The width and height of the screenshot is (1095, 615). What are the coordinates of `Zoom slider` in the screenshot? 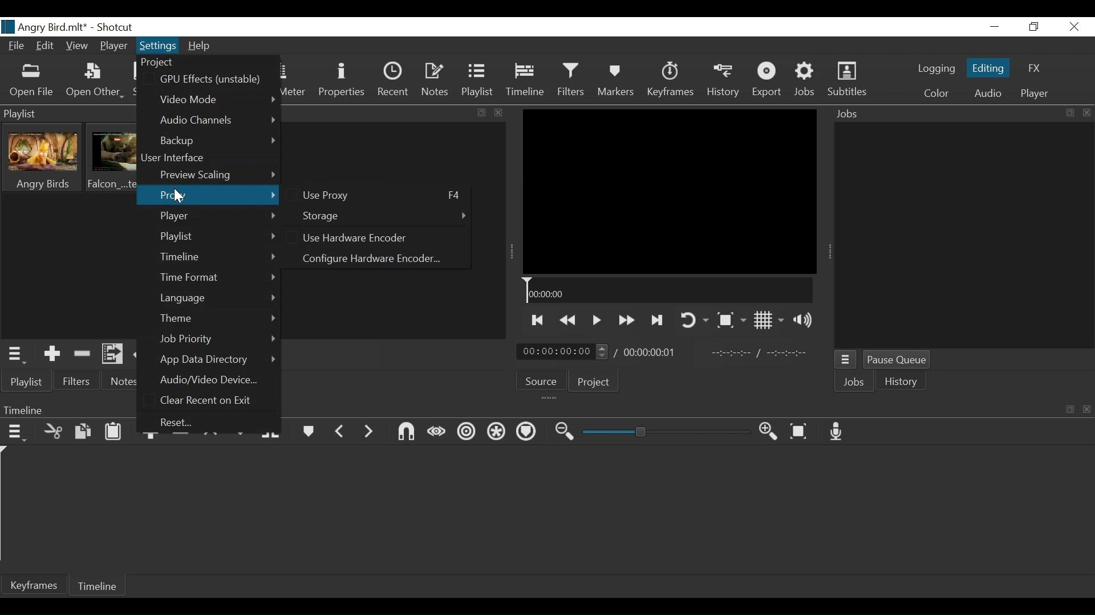 It's located at (661, 433).